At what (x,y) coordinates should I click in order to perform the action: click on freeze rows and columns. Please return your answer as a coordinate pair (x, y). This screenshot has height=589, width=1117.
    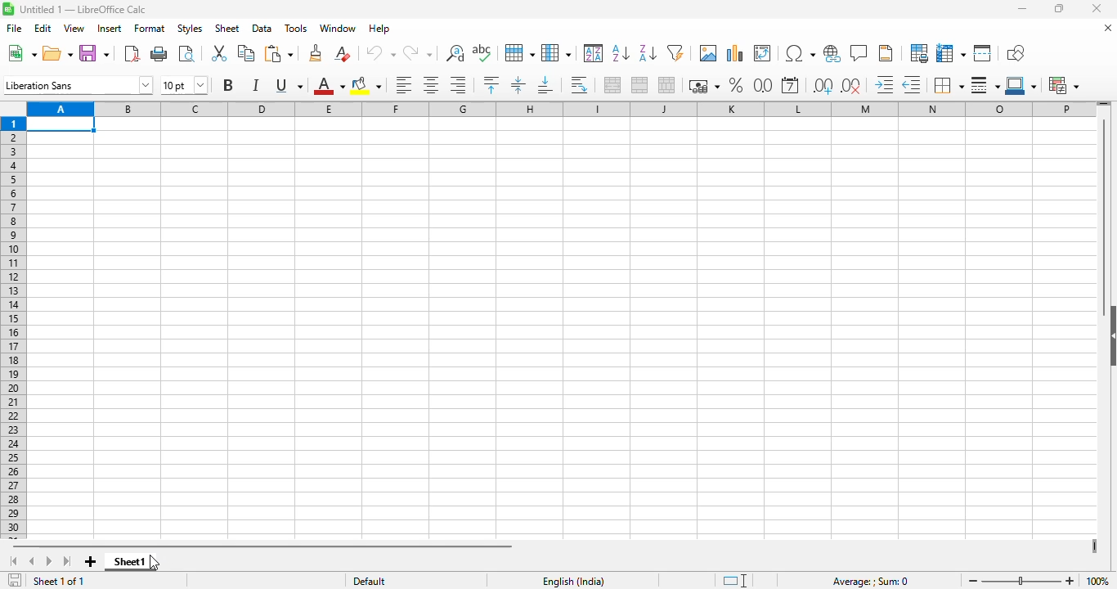
    Looking at the image, I should click on (951, 52).